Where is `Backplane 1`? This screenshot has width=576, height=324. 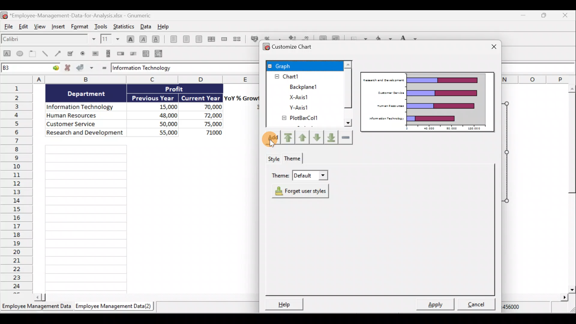
Backplane 1 is located at coordinates (301, 86).